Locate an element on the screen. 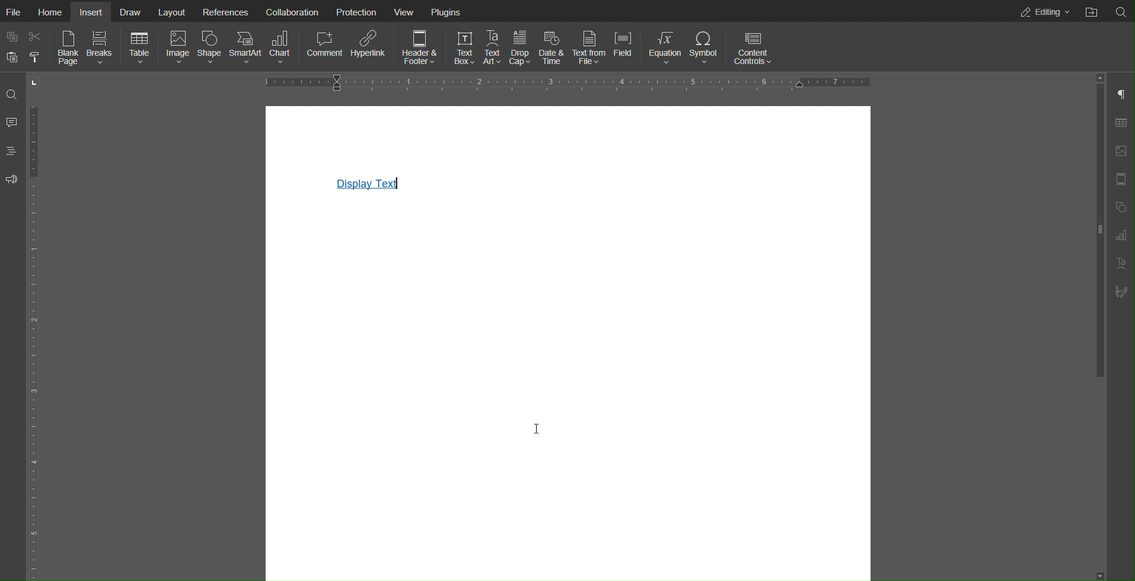 This screenshot has height=581, width=1135. Symbol is located at coordinates (706, 47).